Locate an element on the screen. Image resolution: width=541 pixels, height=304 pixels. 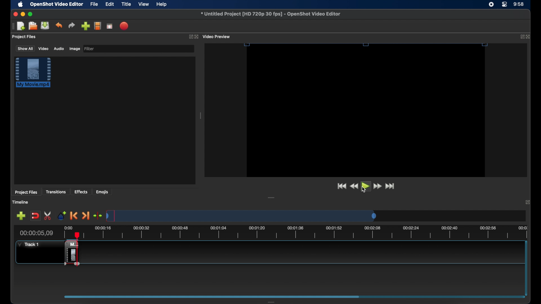
fast forward is located at coordinates (378, 186).